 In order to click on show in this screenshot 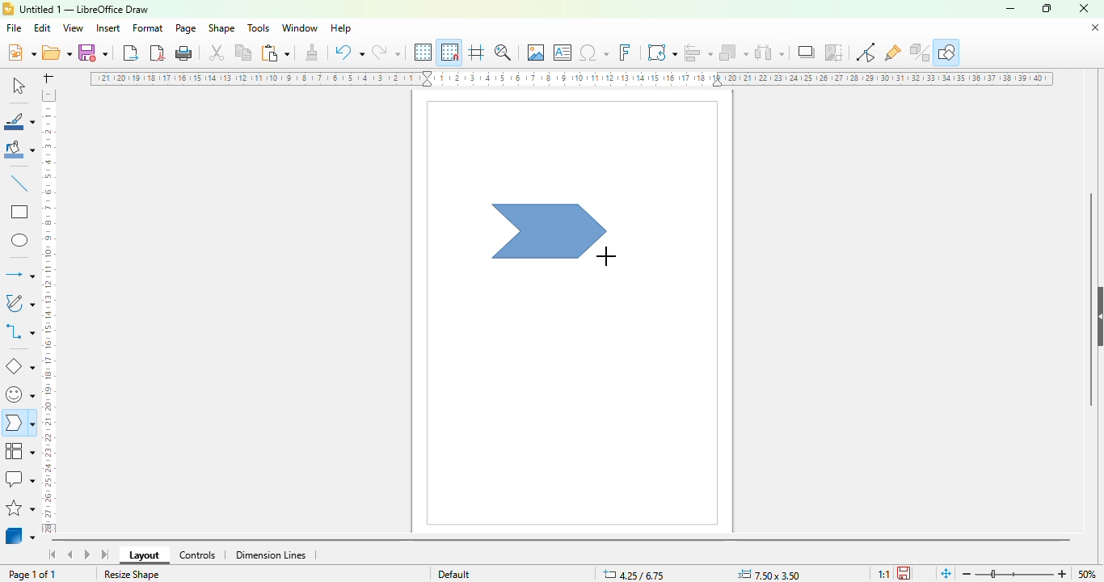, I will do `click(1097, 317)`.